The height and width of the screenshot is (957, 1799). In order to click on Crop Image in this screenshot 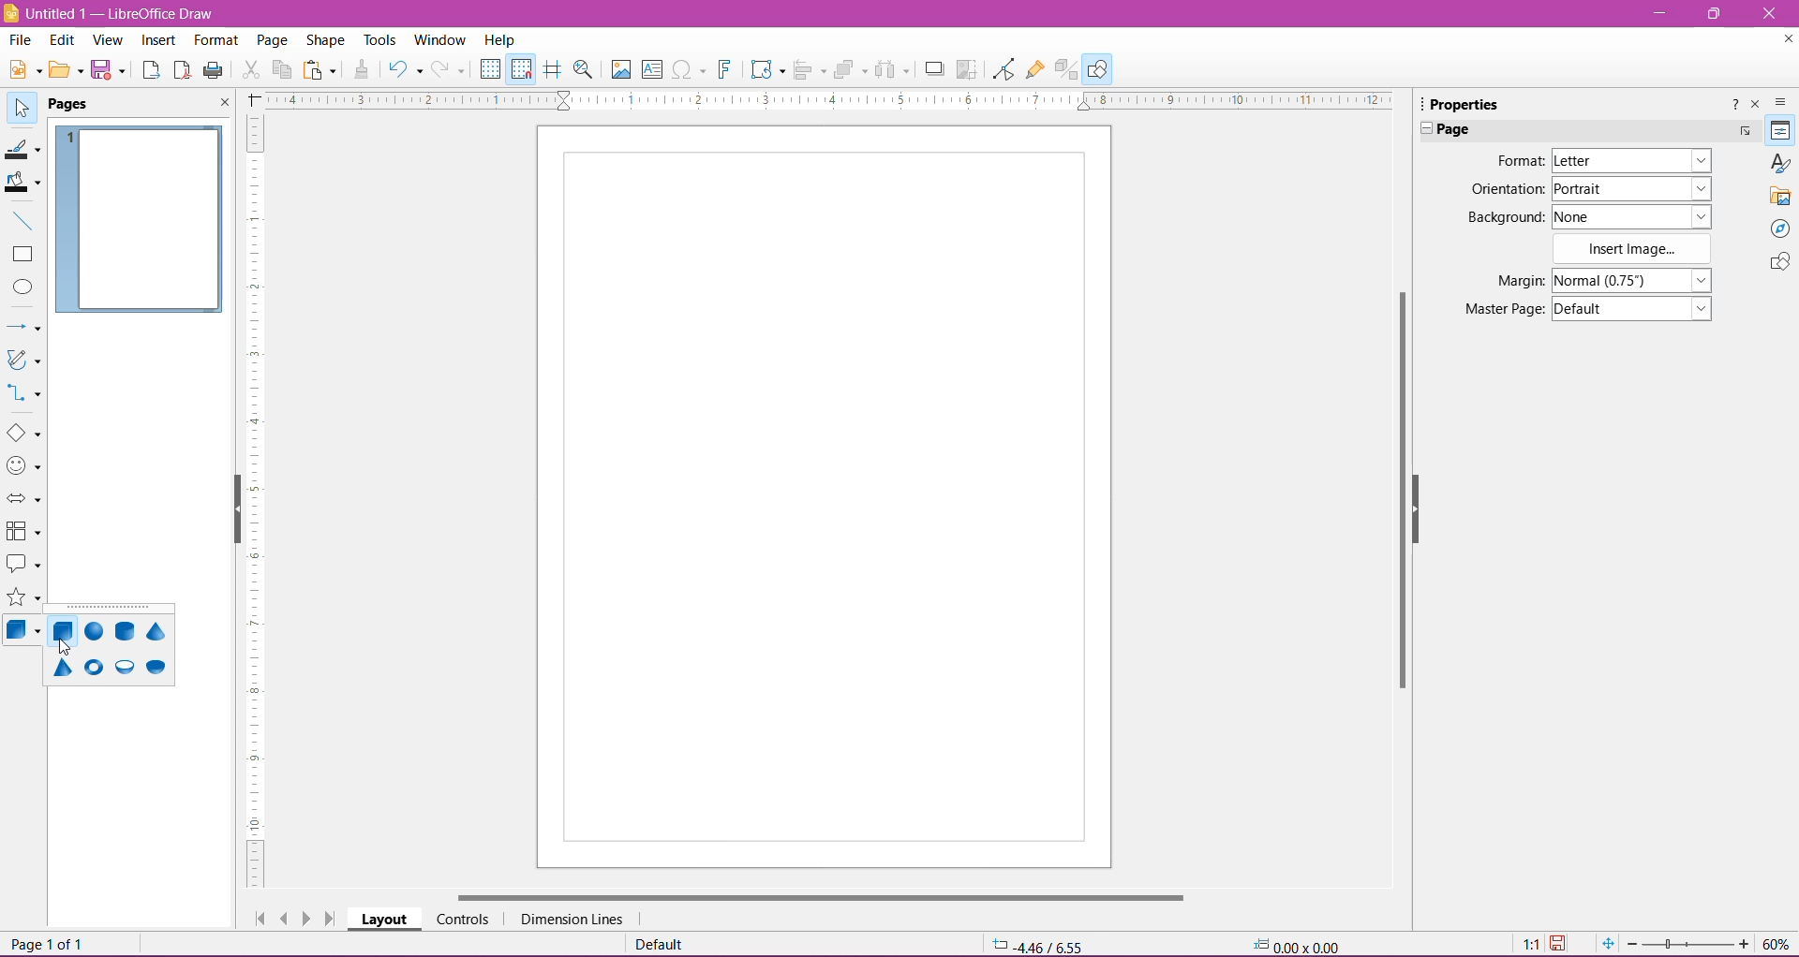, I will do `click(967, 69)`.